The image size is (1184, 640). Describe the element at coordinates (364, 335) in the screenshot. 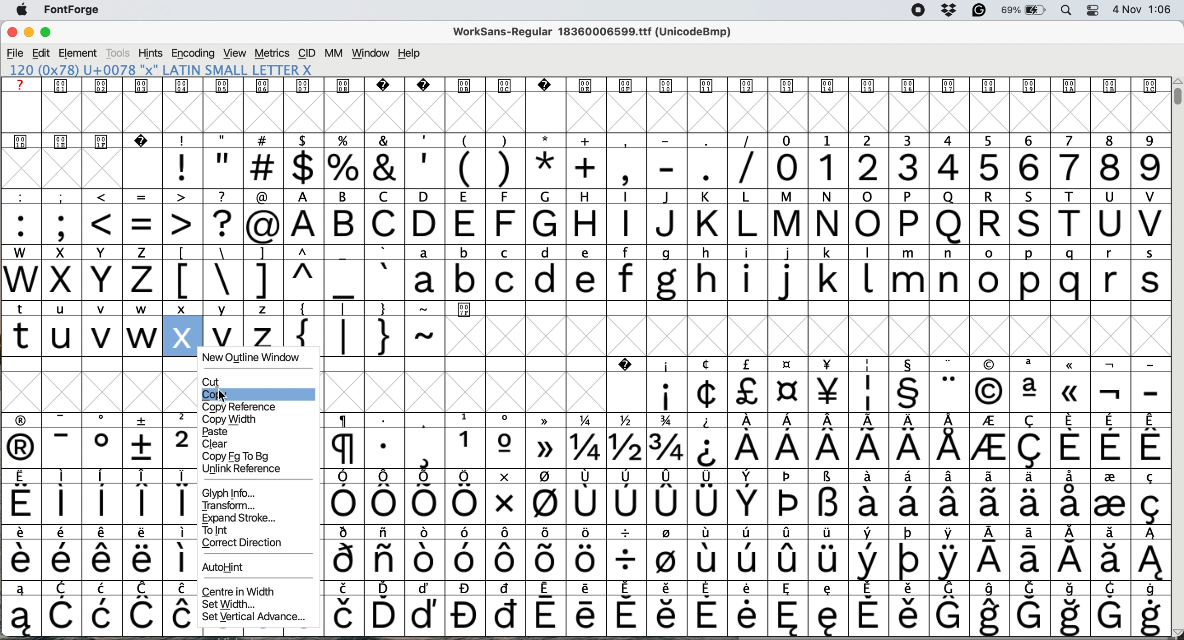

I see `special characters` at that location.